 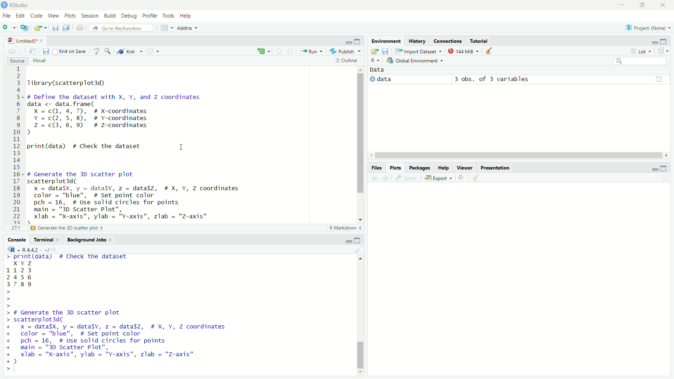 I want to click on Addins, so click(x=187, y=28).